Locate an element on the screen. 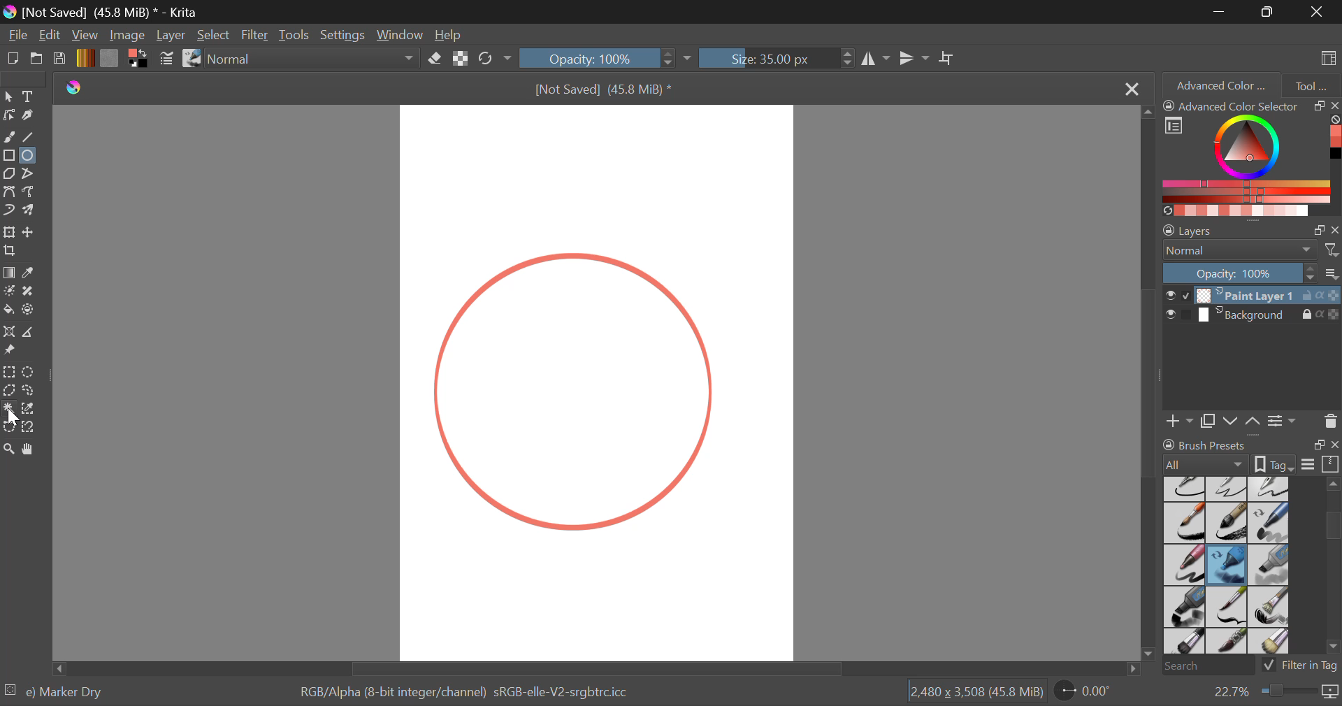 Image resolution: width=1342 pixels, height=706 pixels. Ink-2 Fineliner is located at coordinates (1185, 488).